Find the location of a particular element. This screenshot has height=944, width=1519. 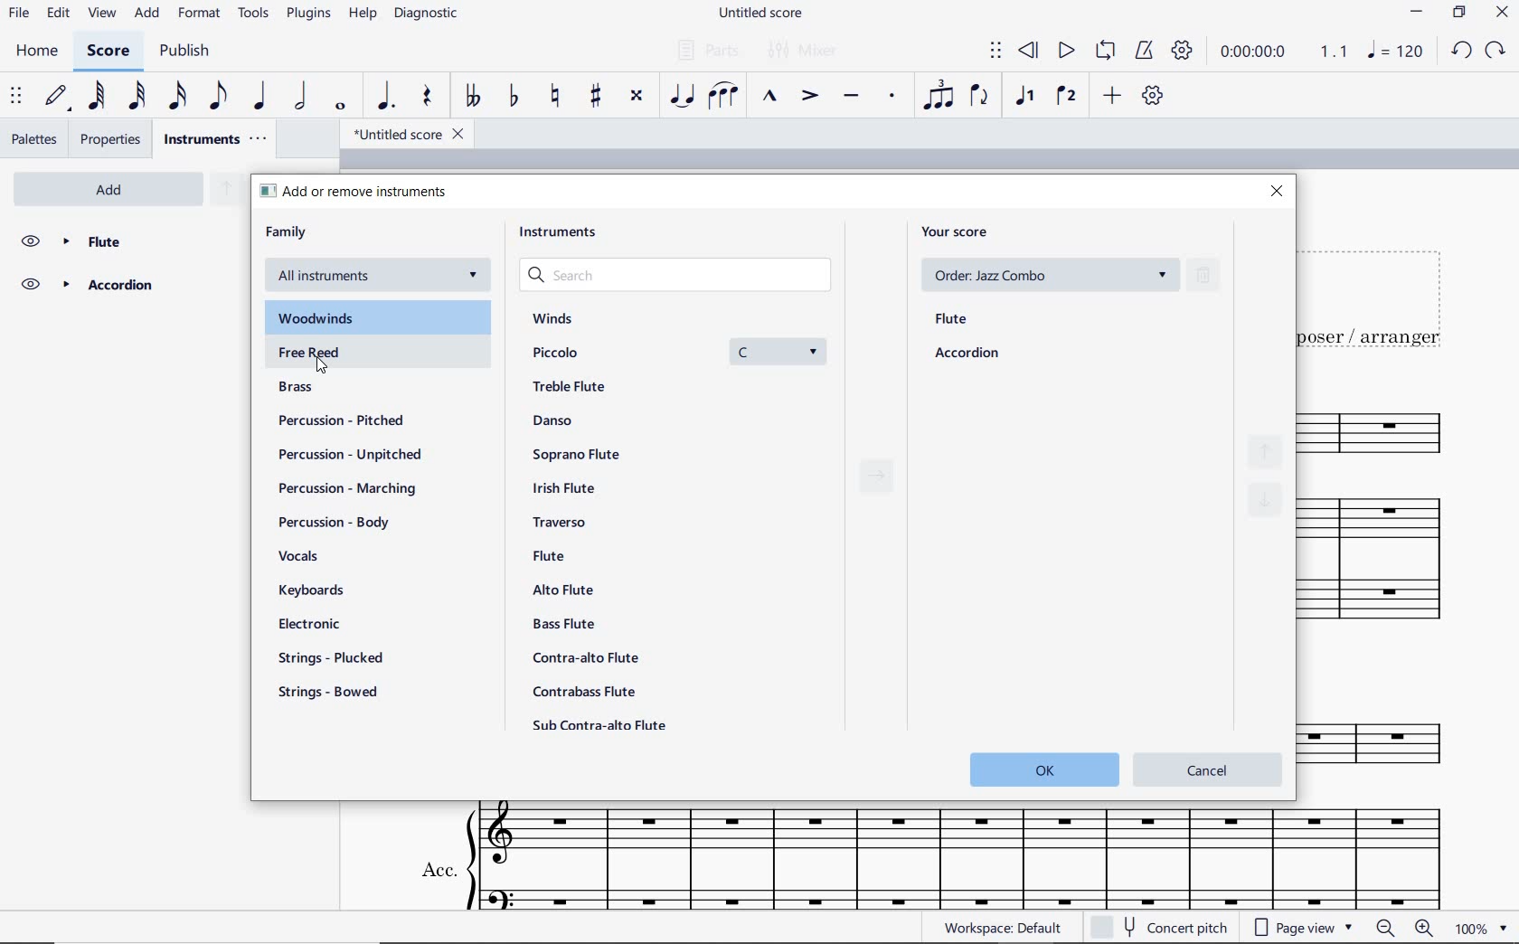

keyboards is located at coordinates (322, 590).